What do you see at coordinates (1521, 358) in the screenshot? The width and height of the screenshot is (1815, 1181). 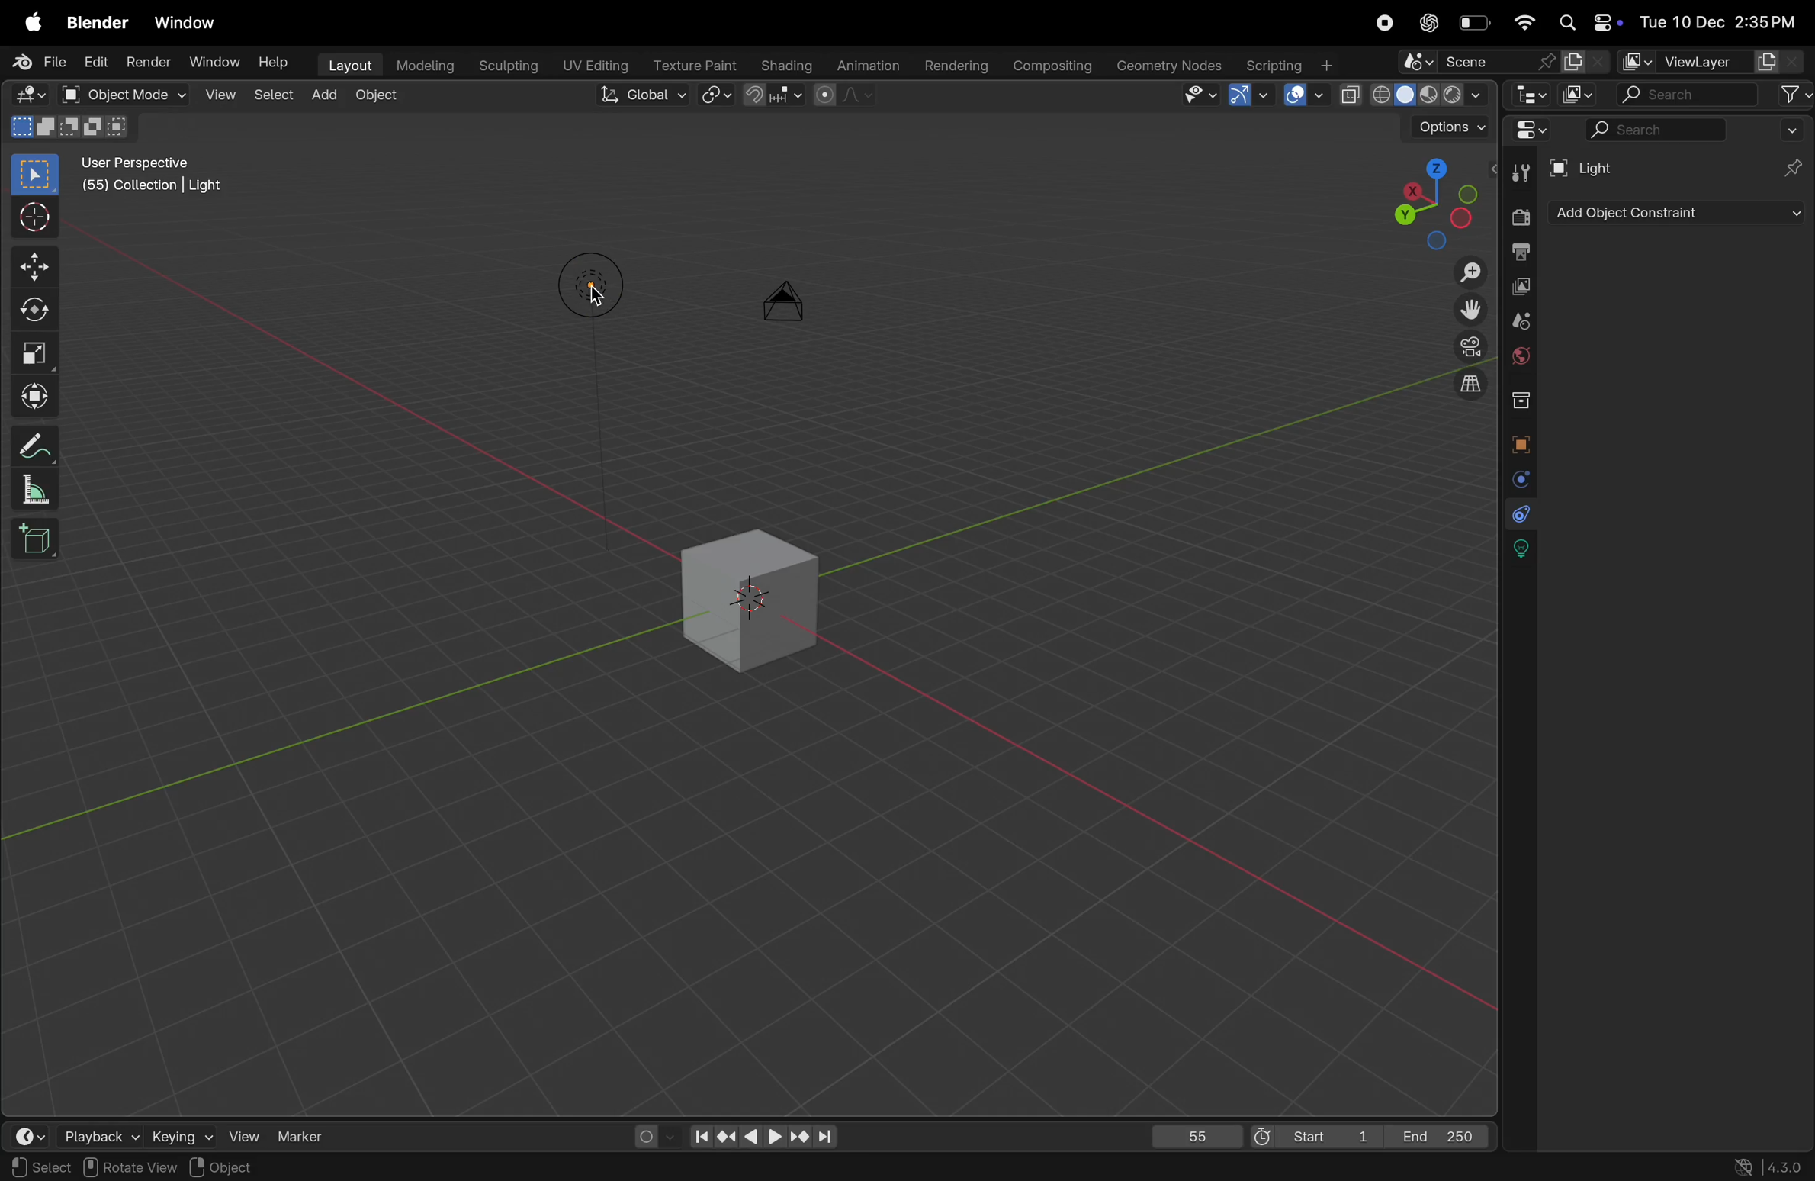 I see `world` at bounding box center [1521, 358].